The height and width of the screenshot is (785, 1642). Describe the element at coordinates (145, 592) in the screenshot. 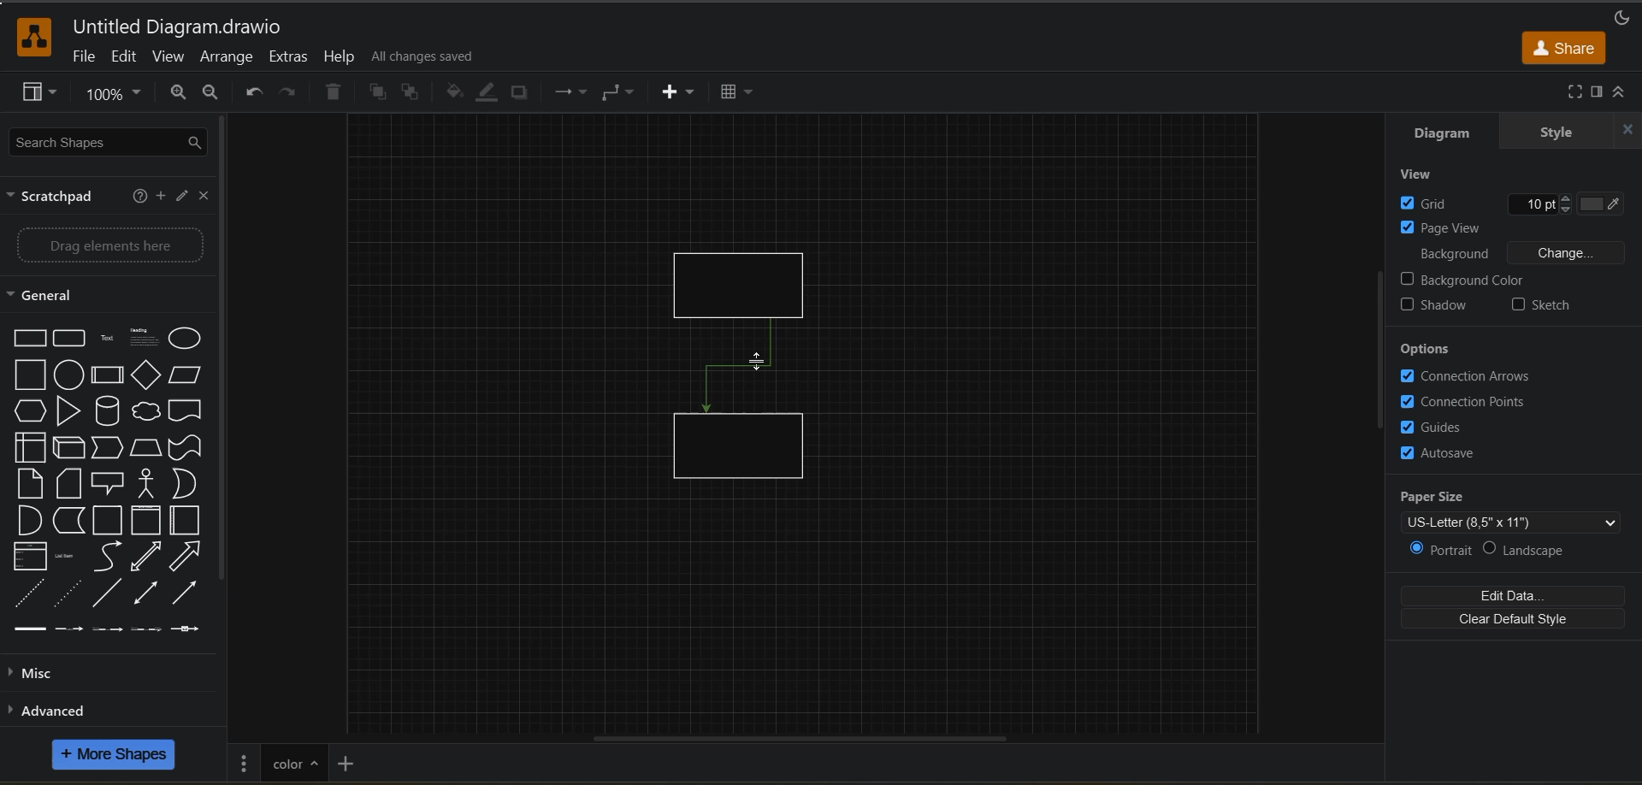

I see `Bidirectional Arrow` at that location.